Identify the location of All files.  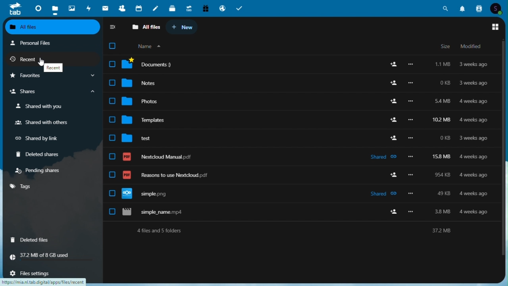
(147, 27).